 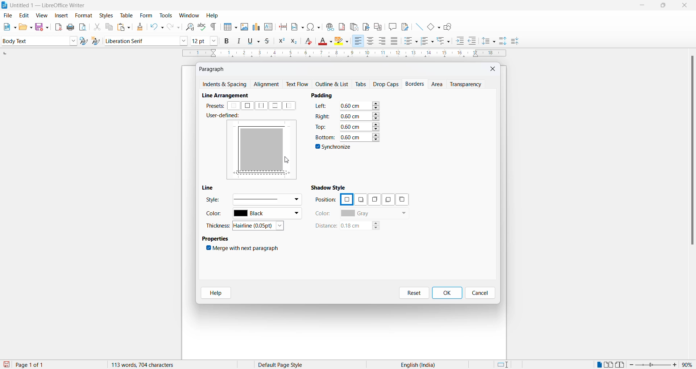 What do you see at coordinates (210, 188) in the screenshot?
I see `line` at bounding box center [210, 188].